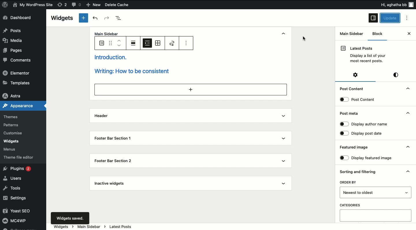 The image size is (416, 230). Describe the element at coordinates (375, 216) in the screenshot. I see `Categories` at that location.